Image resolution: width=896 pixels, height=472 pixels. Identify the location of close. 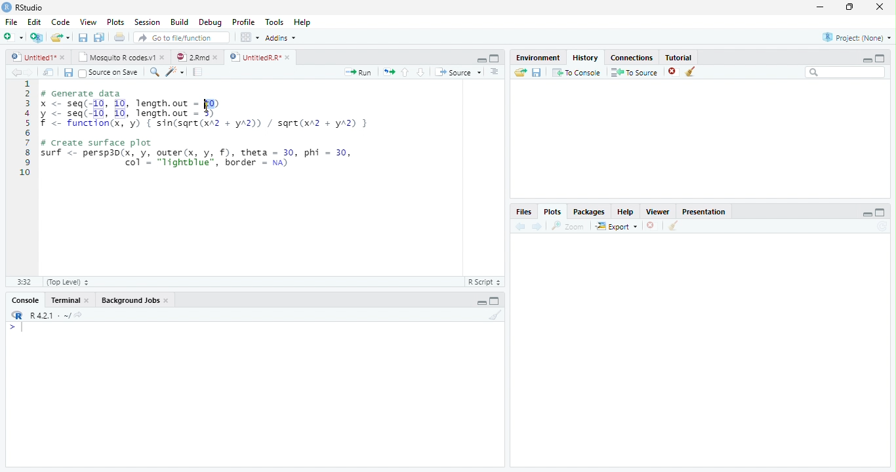
(880, 7).